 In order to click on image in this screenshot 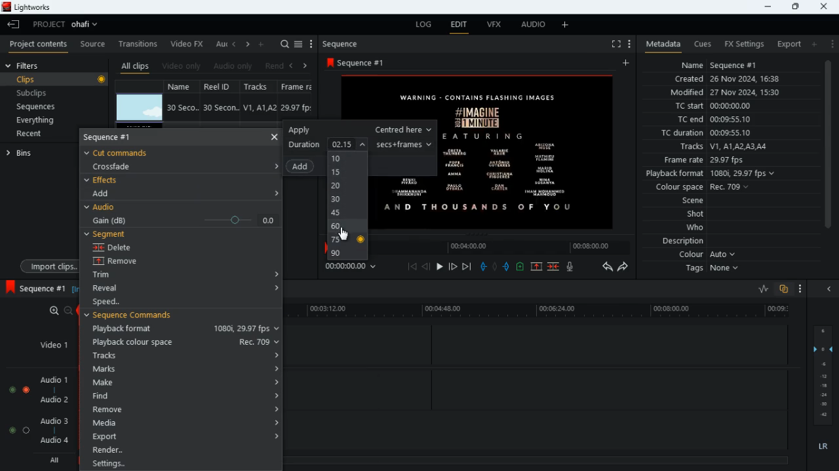, I will do `click(140, 108)`.